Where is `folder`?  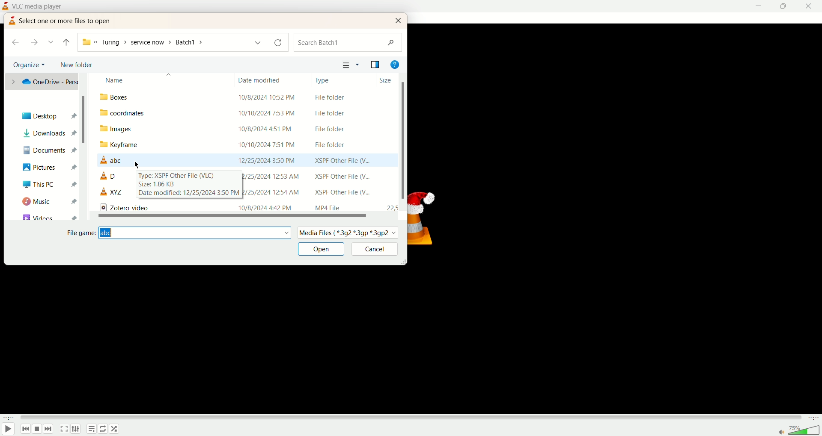
folder is located at coordinates (244, 145).